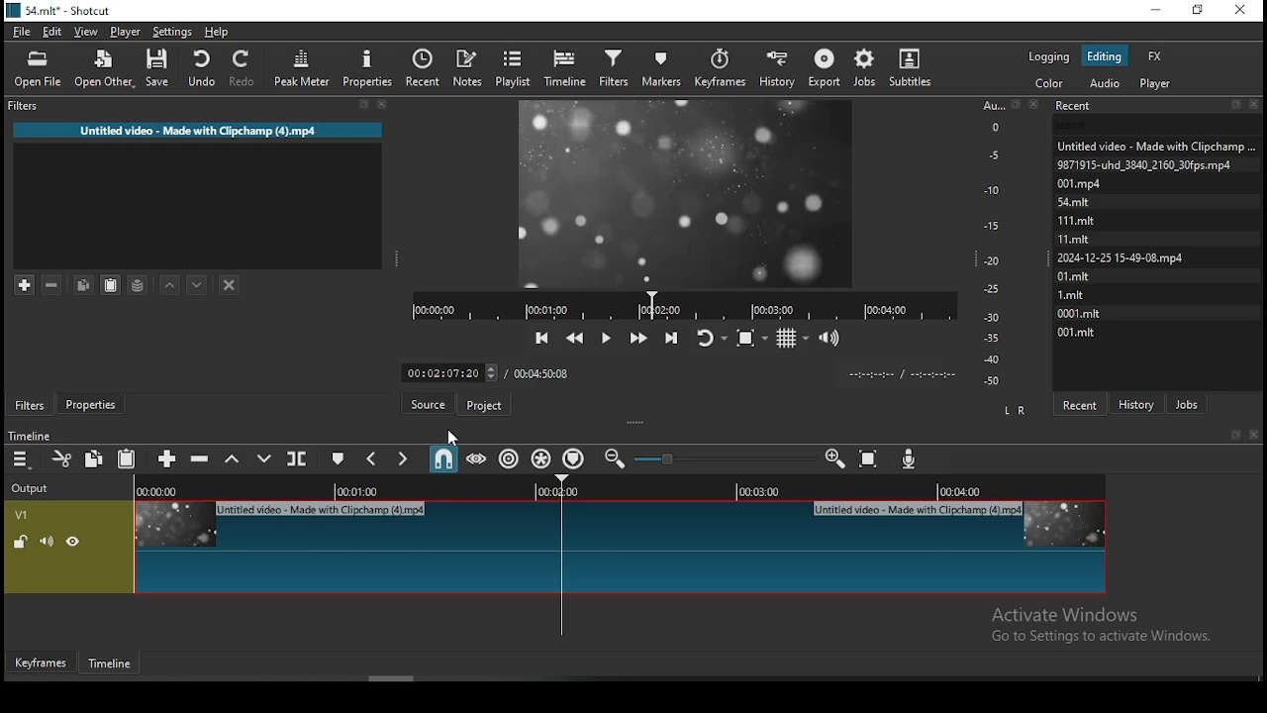  I want to click on timeline, so click(31, 436).